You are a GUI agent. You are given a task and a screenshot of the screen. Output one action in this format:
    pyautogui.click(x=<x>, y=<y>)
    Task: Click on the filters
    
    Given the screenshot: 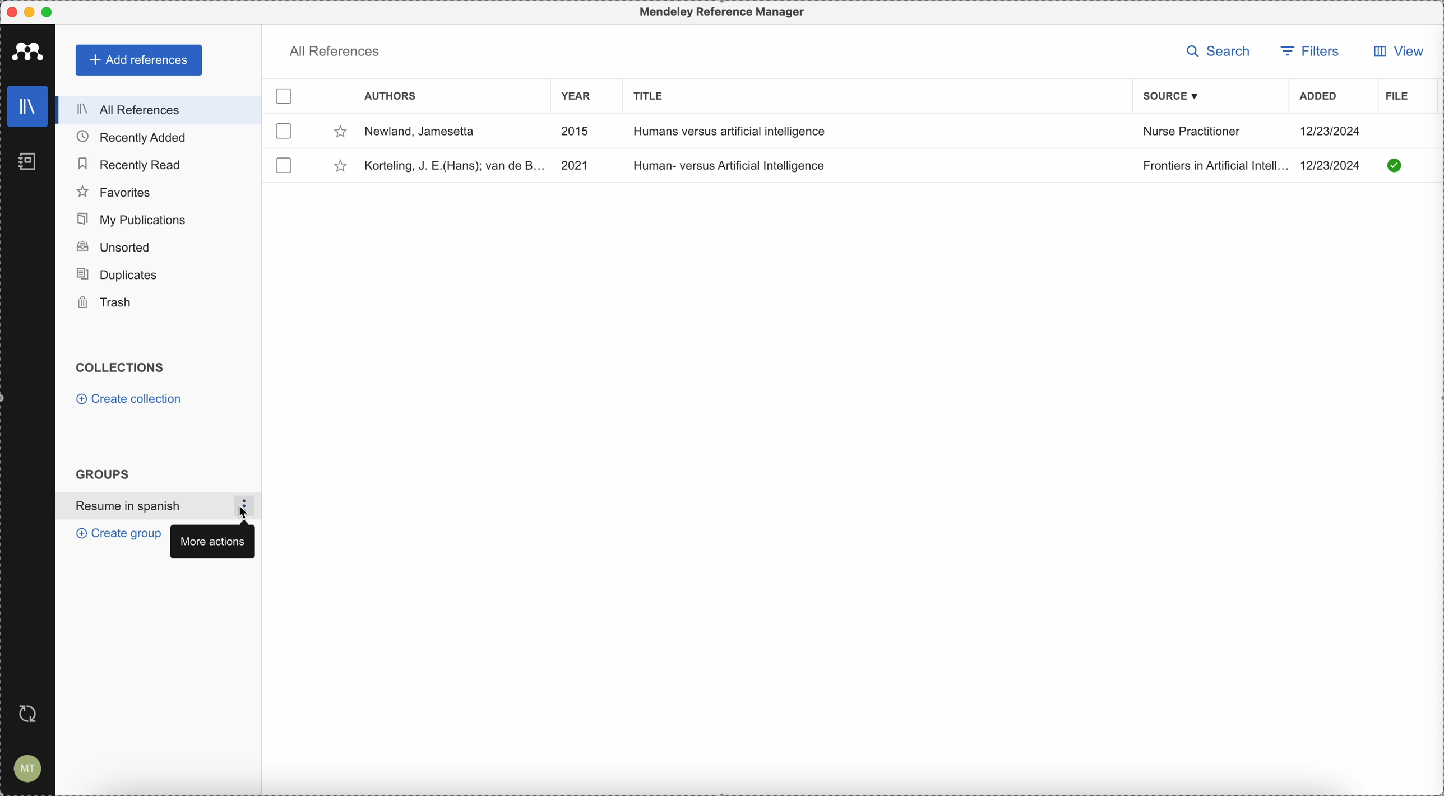 What is the action you would take?
    pyautogui.click(x=1312, y=50)
    